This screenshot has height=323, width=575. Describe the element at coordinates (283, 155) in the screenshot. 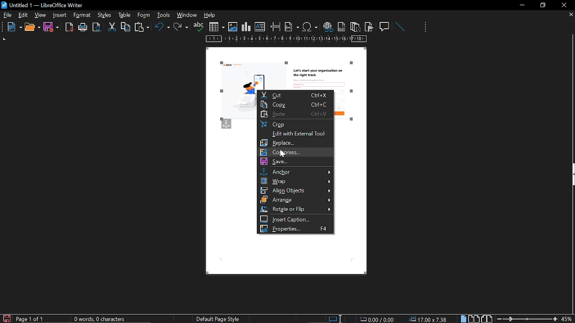

I see `Cursor` at that location.